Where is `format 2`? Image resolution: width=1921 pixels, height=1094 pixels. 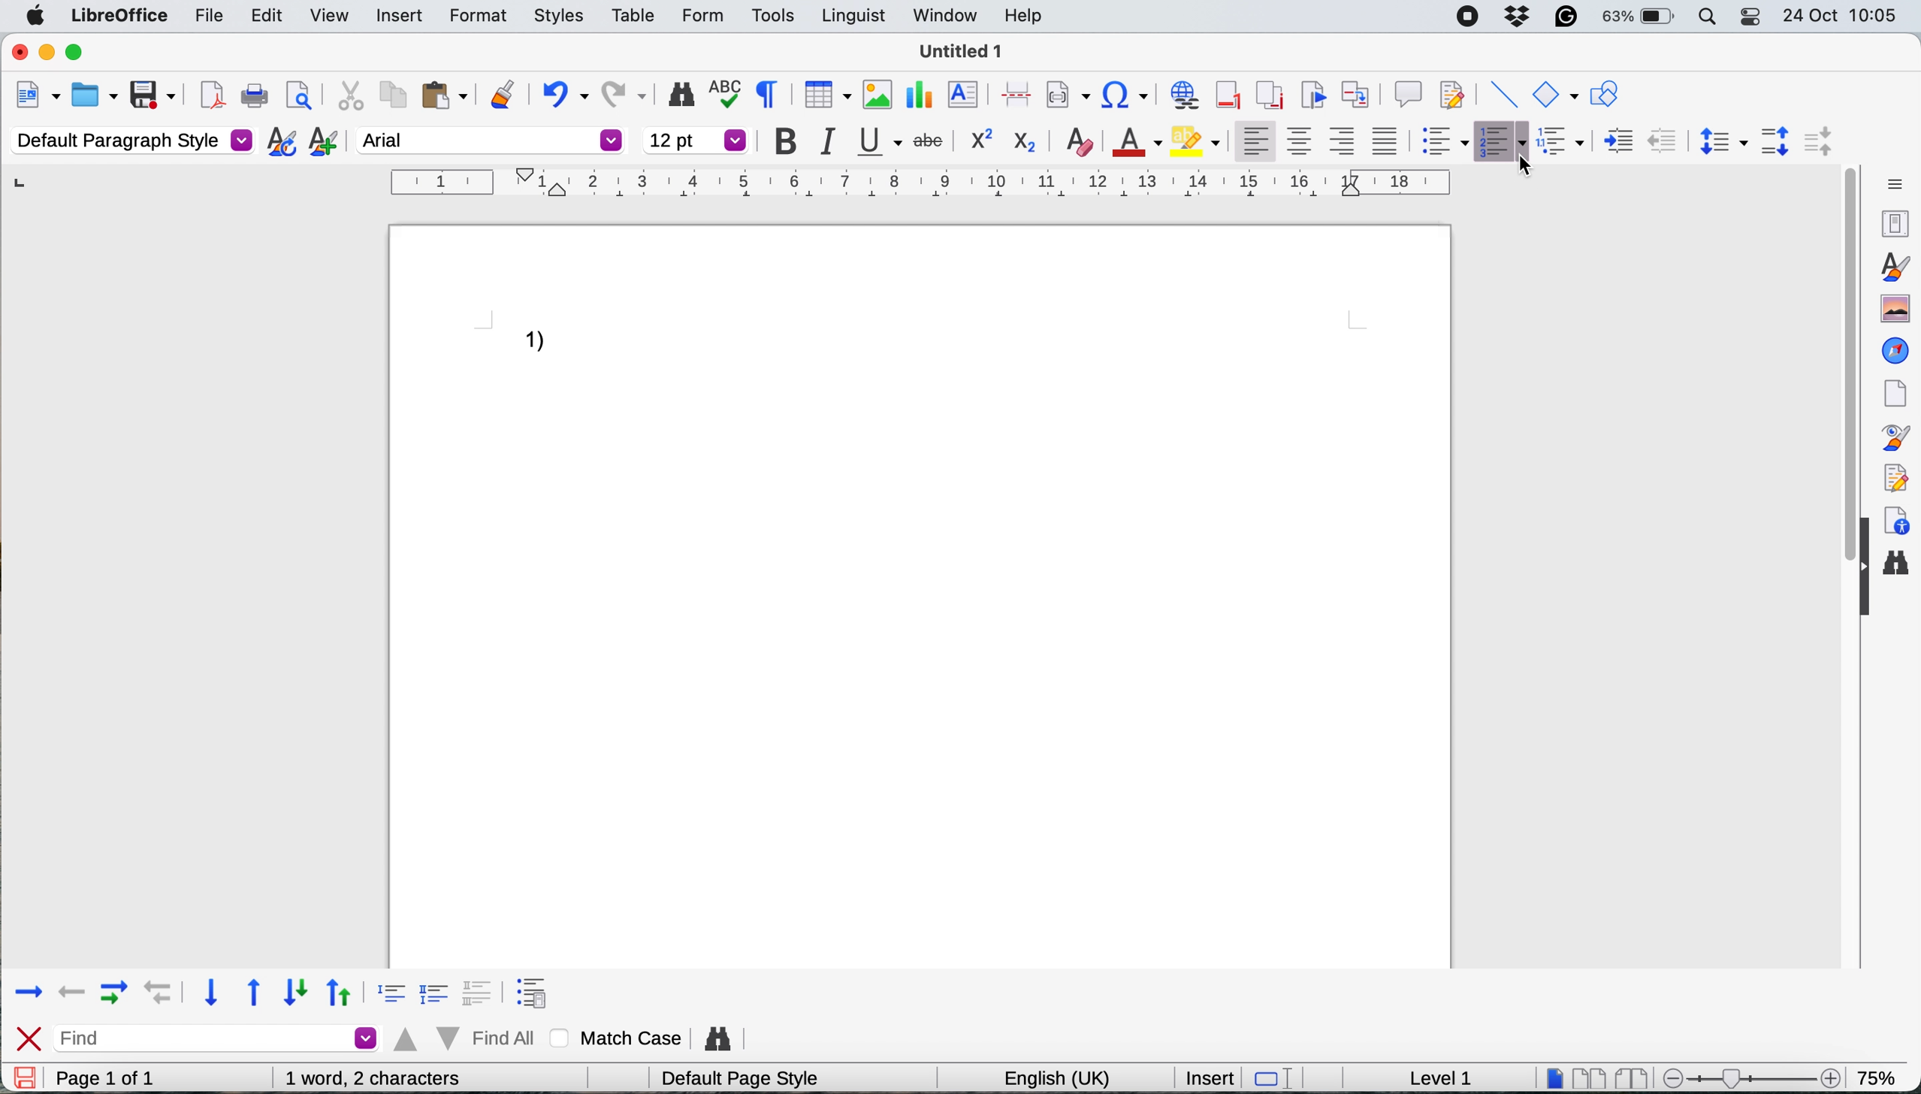
format 2 is located at coordinates (437, 990).